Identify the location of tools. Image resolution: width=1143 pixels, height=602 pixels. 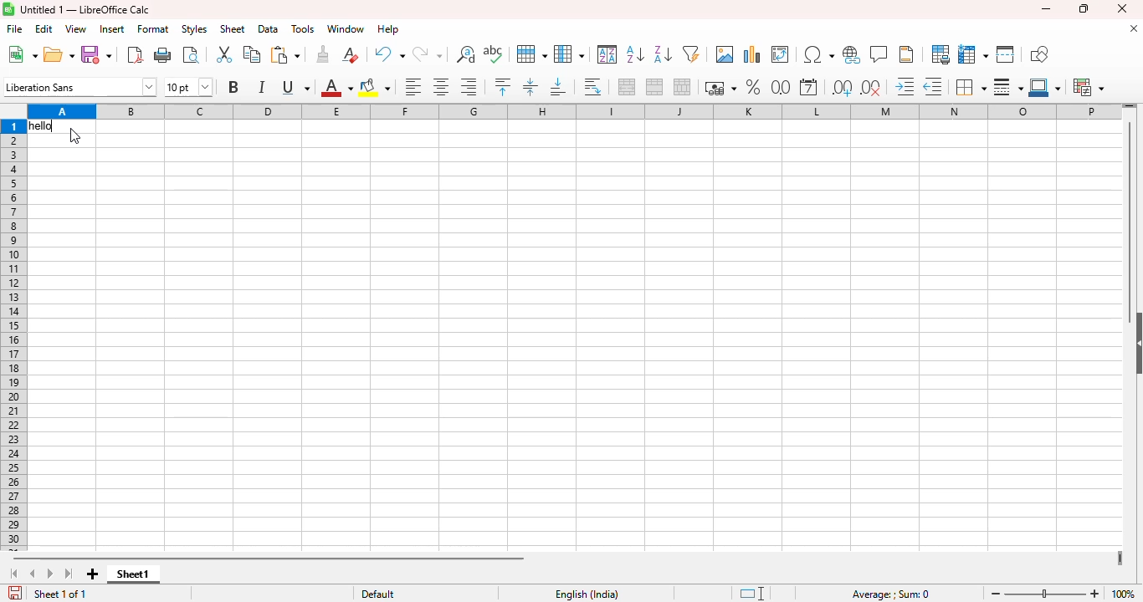
(303, 29).